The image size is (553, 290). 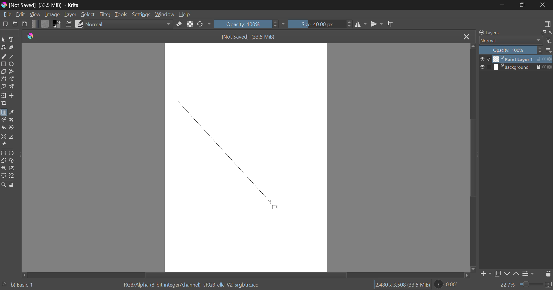 I want to click on Bezier Curve, so click(x=3, y=79).